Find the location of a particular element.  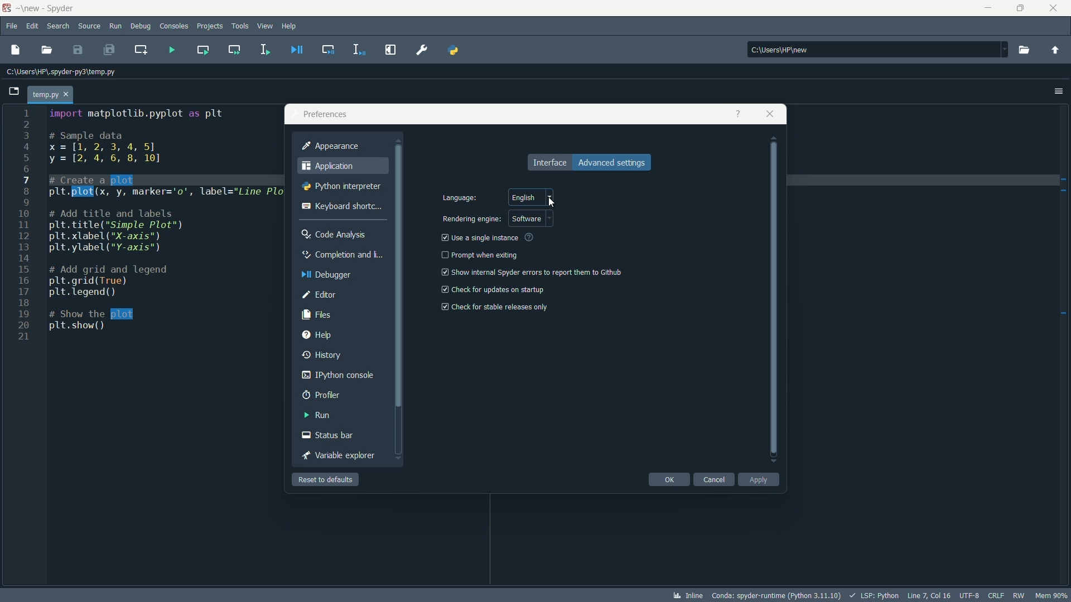

run is located at coordinates (115, 26).